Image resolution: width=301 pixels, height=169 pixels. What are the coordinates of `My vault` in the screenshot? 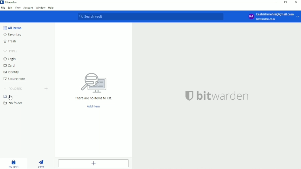 It's located at (14, 164).